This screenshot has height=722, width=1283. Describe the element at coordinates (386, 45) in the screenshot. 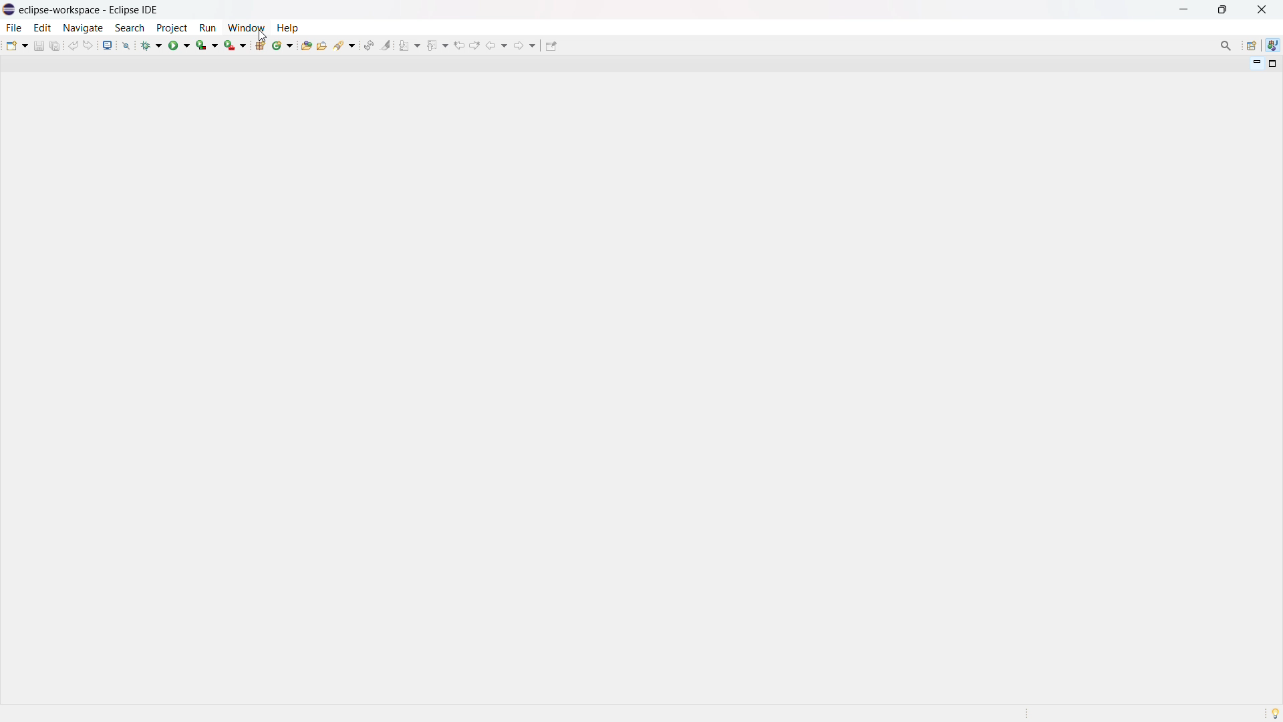

I see `toggle ant mark occurances` at that location.